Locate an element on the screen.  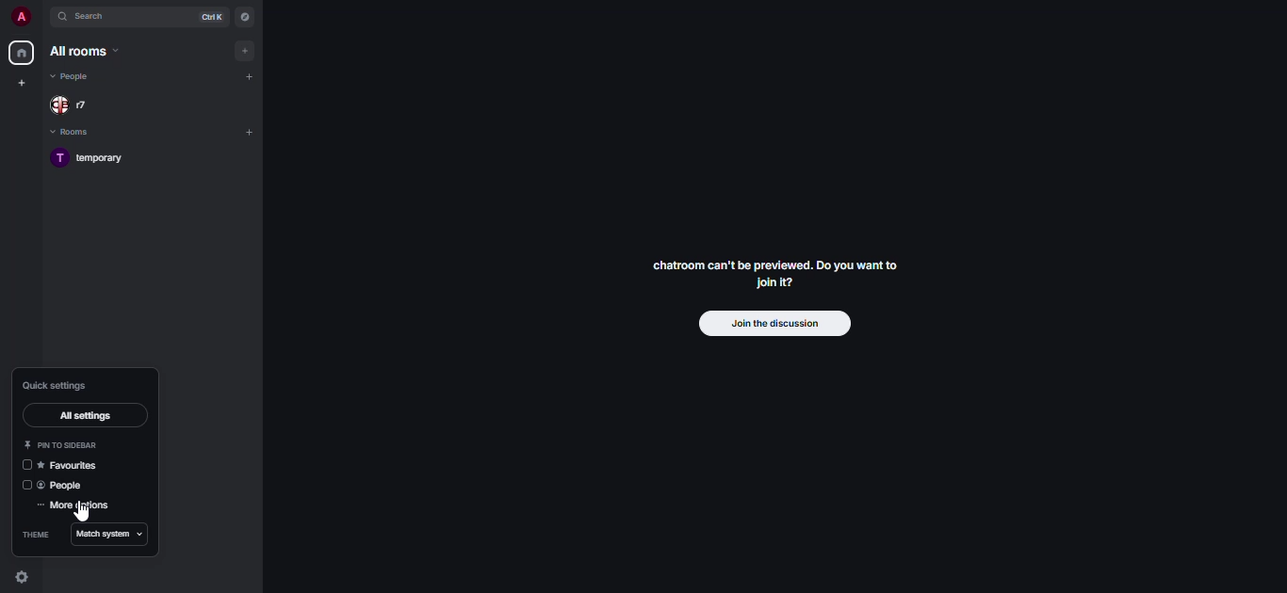
pin to sidebar is located at coordinates (64, 445).